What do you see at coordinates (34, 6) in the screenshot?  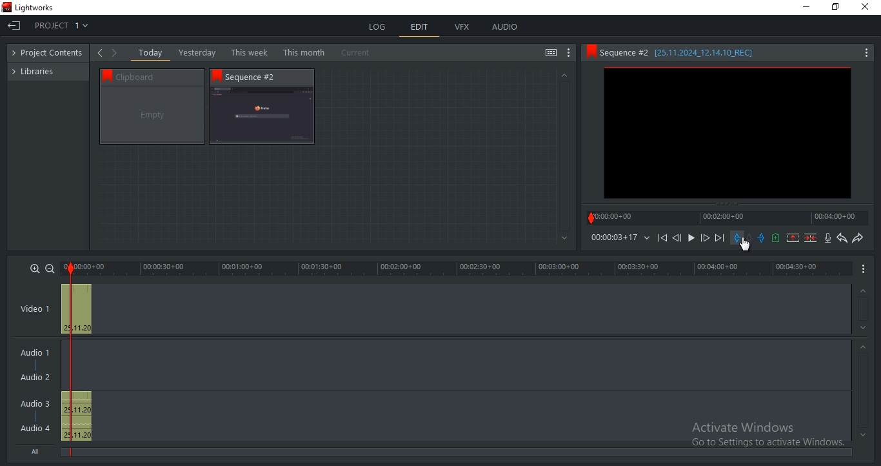 I see `Lightworks` at bounding box center [34, 6].